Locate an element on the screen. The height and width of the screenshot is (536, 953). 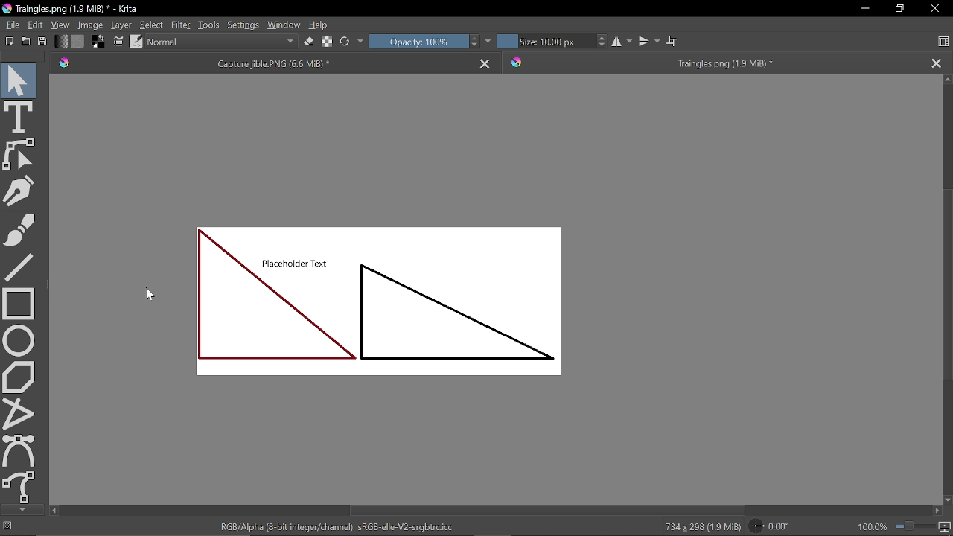
Wrap around mode is located at coordinates (674, 42).